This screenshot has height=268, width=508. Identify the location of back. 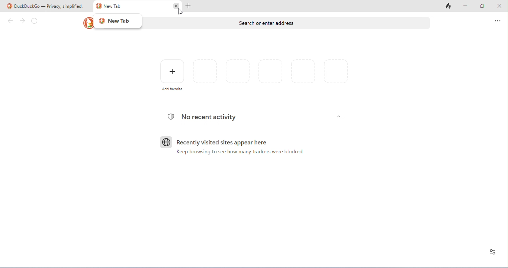
(10, 21).